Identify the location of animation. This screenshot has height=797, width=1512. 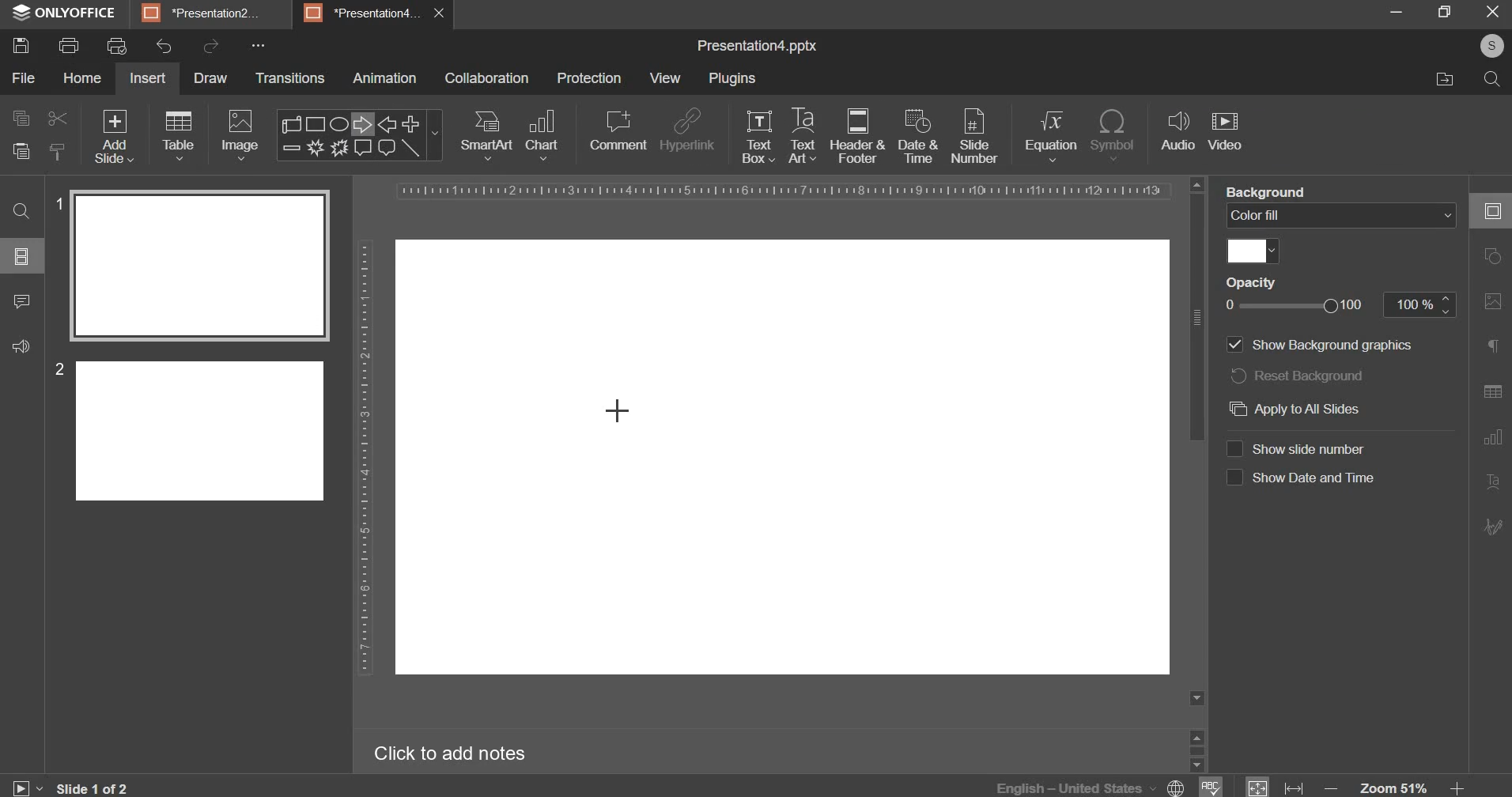
(384, 80).